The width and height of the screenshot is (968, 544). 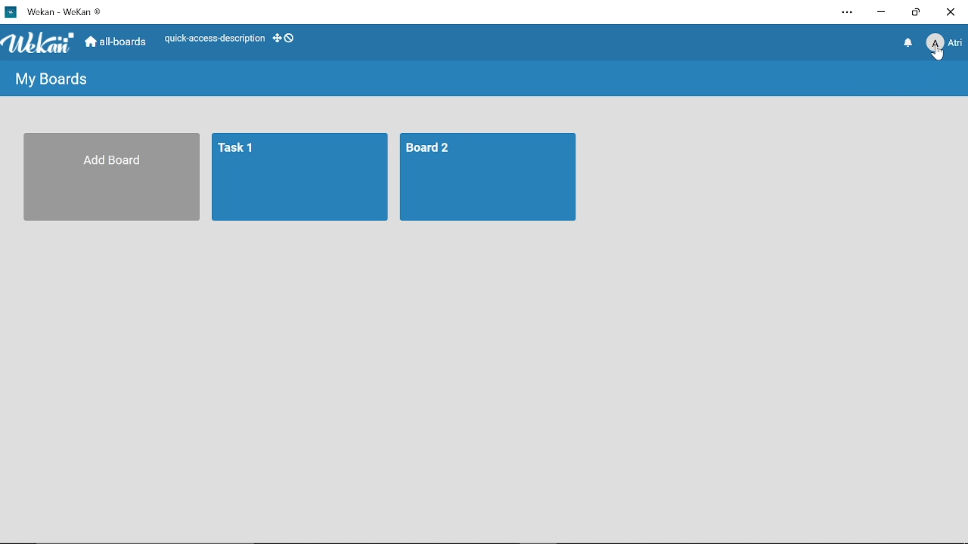 I want to click on Show desktop drag handles, so click(x=287, y=40).